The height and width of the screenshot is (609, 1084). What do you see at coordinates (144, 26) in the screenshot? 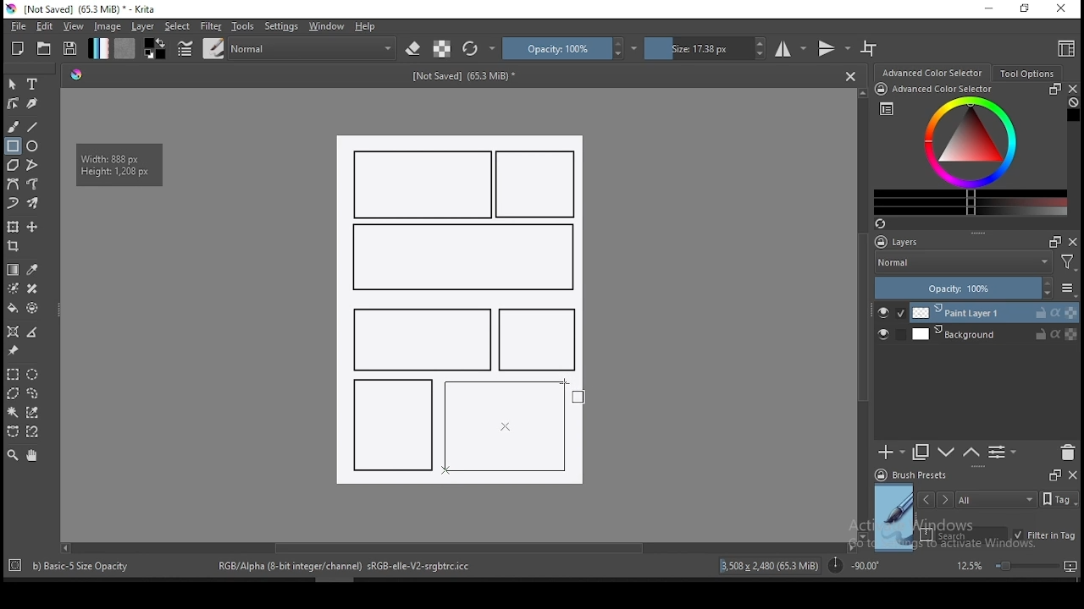
I see `layer` at bounding box center [144, 26].